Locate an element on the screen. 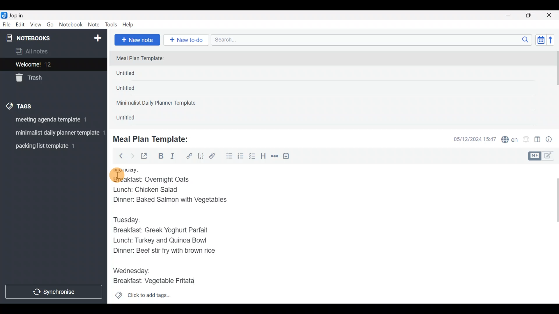  Click to add tags is located at coordinates (143, 297).